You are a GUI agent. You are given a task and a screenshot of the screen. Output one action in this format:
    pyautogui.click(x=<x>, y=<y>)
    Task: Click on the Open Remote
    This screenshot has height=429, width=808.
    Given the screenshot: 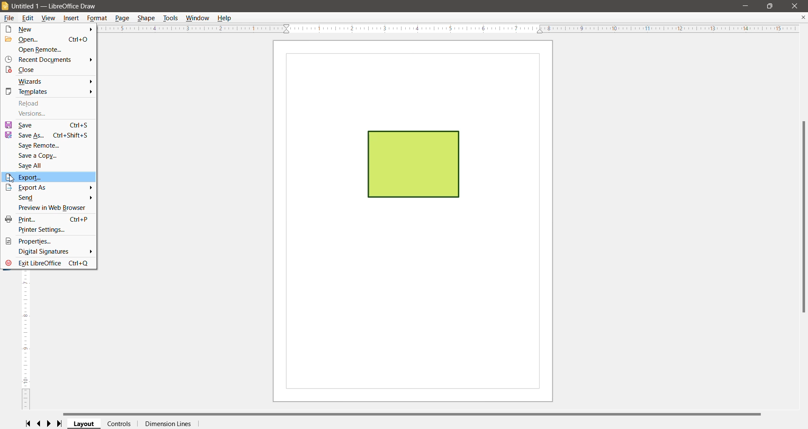 What is the action you would take?
    pyautogui.click(x=43, y=50)
    